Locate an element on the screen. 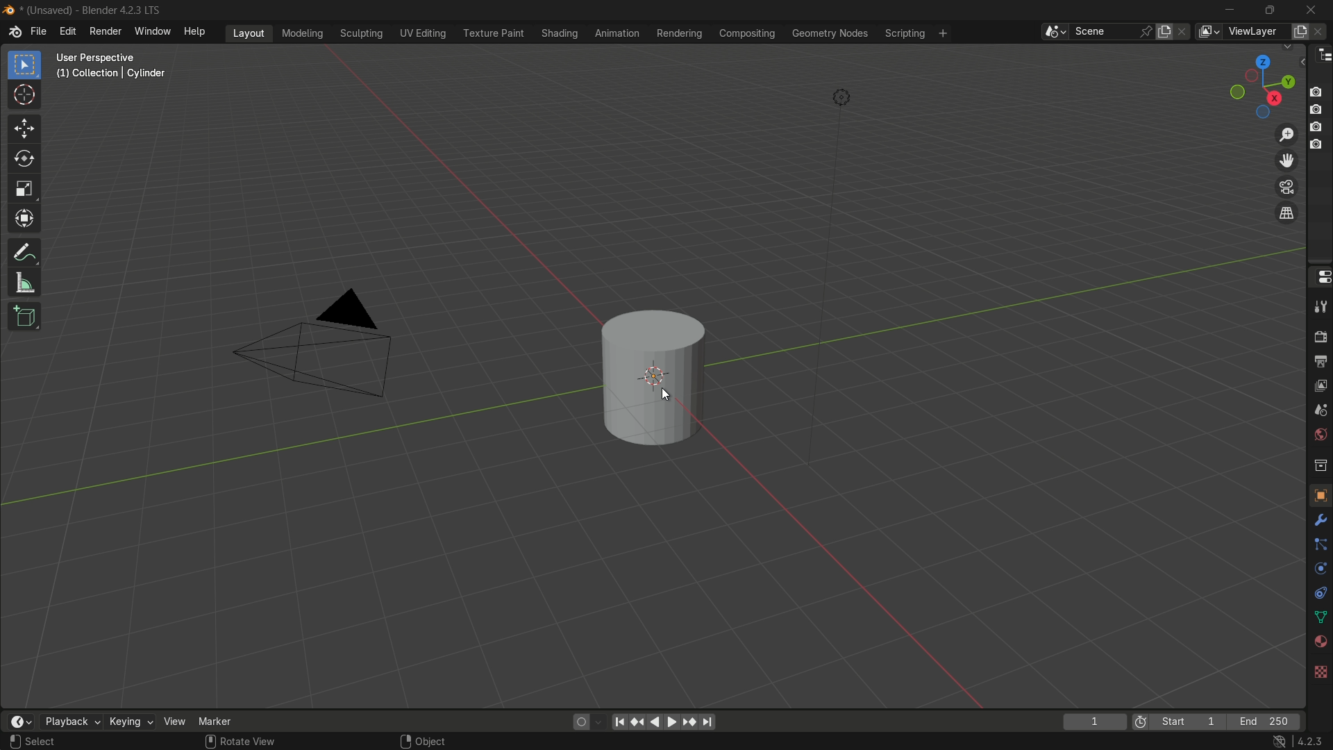 Image resolution: width=1333 pixels, height=750 pixels. rotate or preset viewpoint is located at coordinates (1261, 84).